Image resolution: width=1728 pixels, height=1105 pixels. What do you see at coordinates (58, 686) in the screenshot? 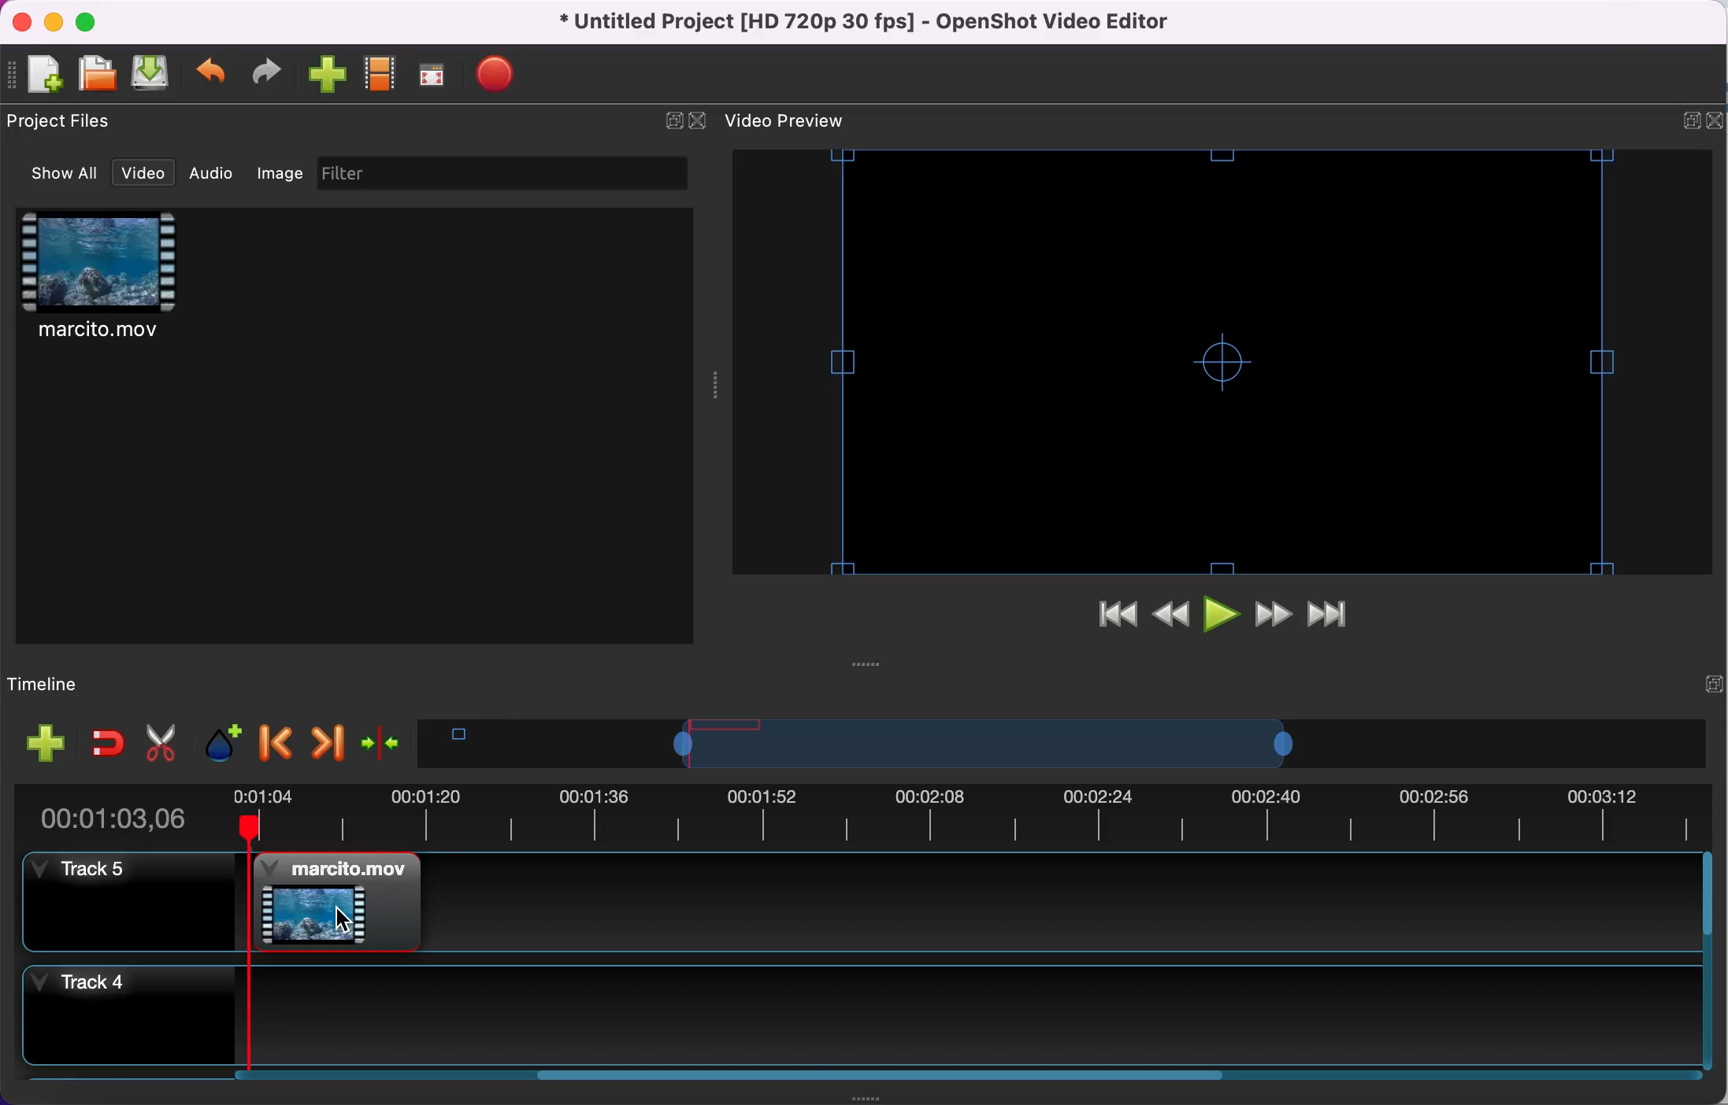
I see `timeline` at bounding box center [58, 686].